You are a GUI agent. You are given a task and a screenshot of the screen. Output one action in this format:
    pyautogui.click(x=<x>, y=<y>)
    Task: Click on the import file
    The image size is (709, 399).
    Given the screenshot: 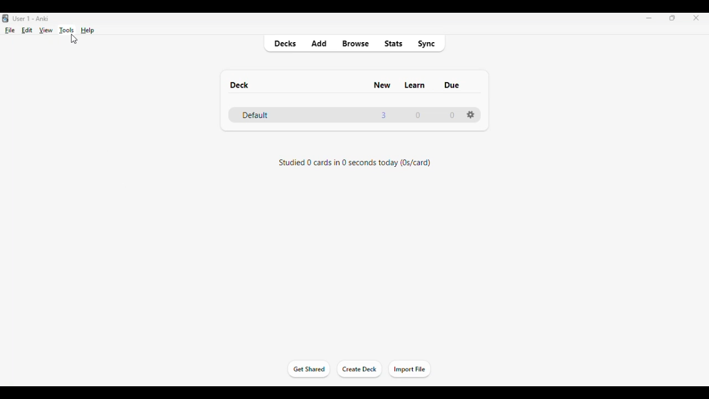 What is the action you would take?
    pyautogui.click(x=409, y=370)
    